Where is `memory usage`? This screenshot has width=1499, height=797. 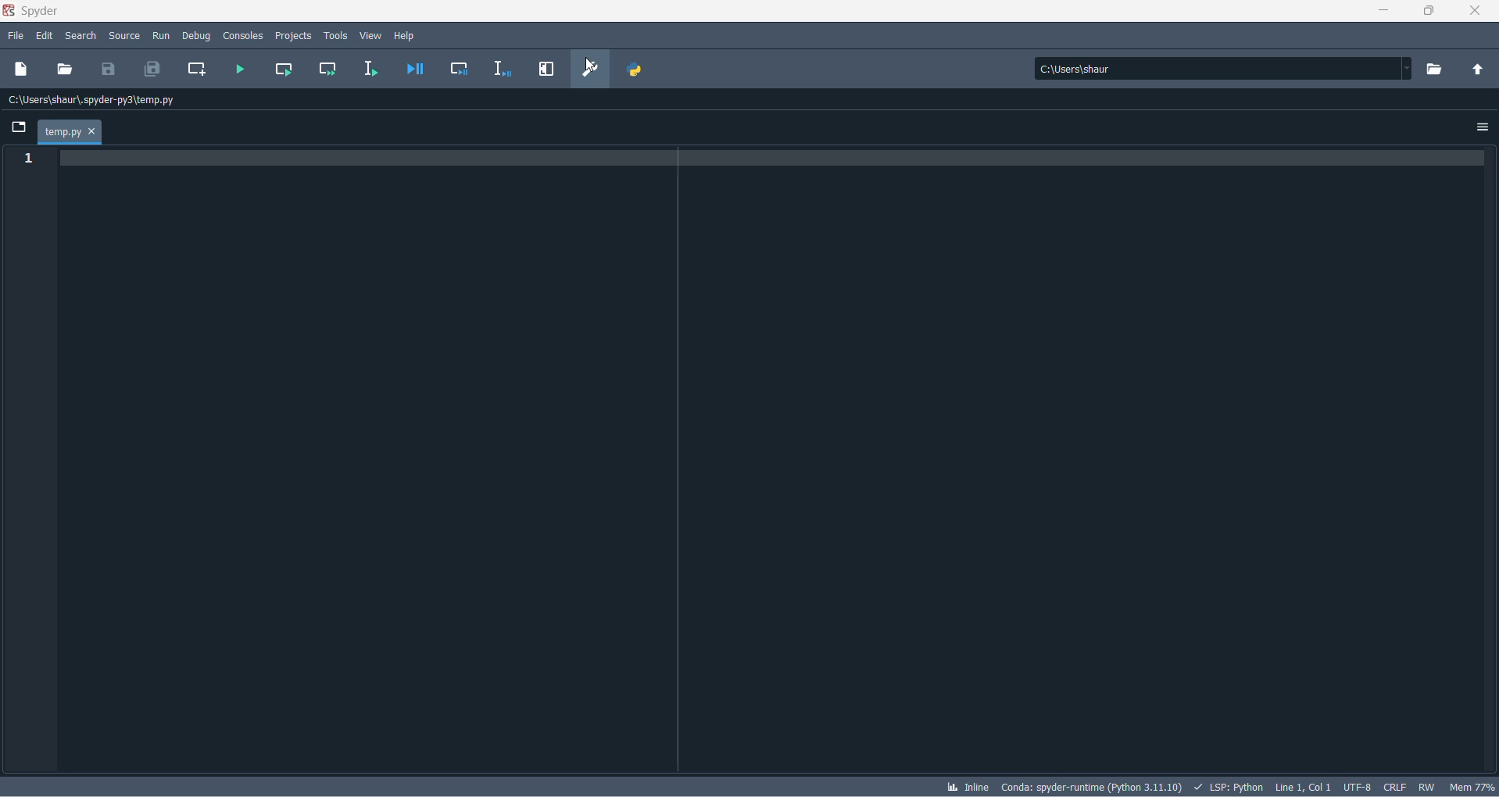
memory usage is located at coordinates (1474, 787).